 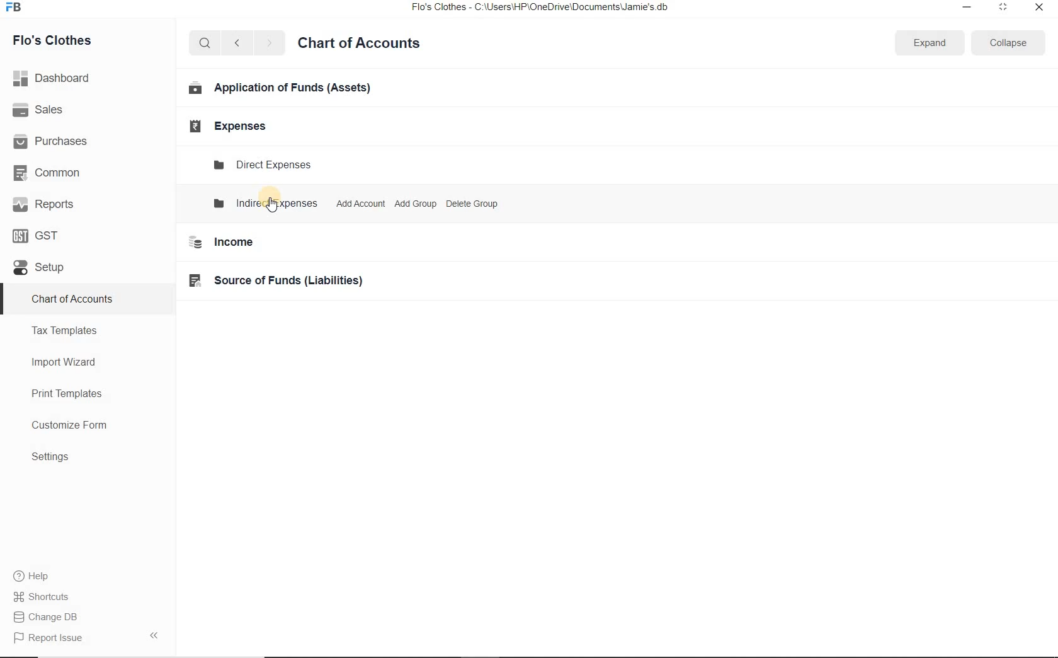 I want to click on Print Templates, so click(x=67, y=395).